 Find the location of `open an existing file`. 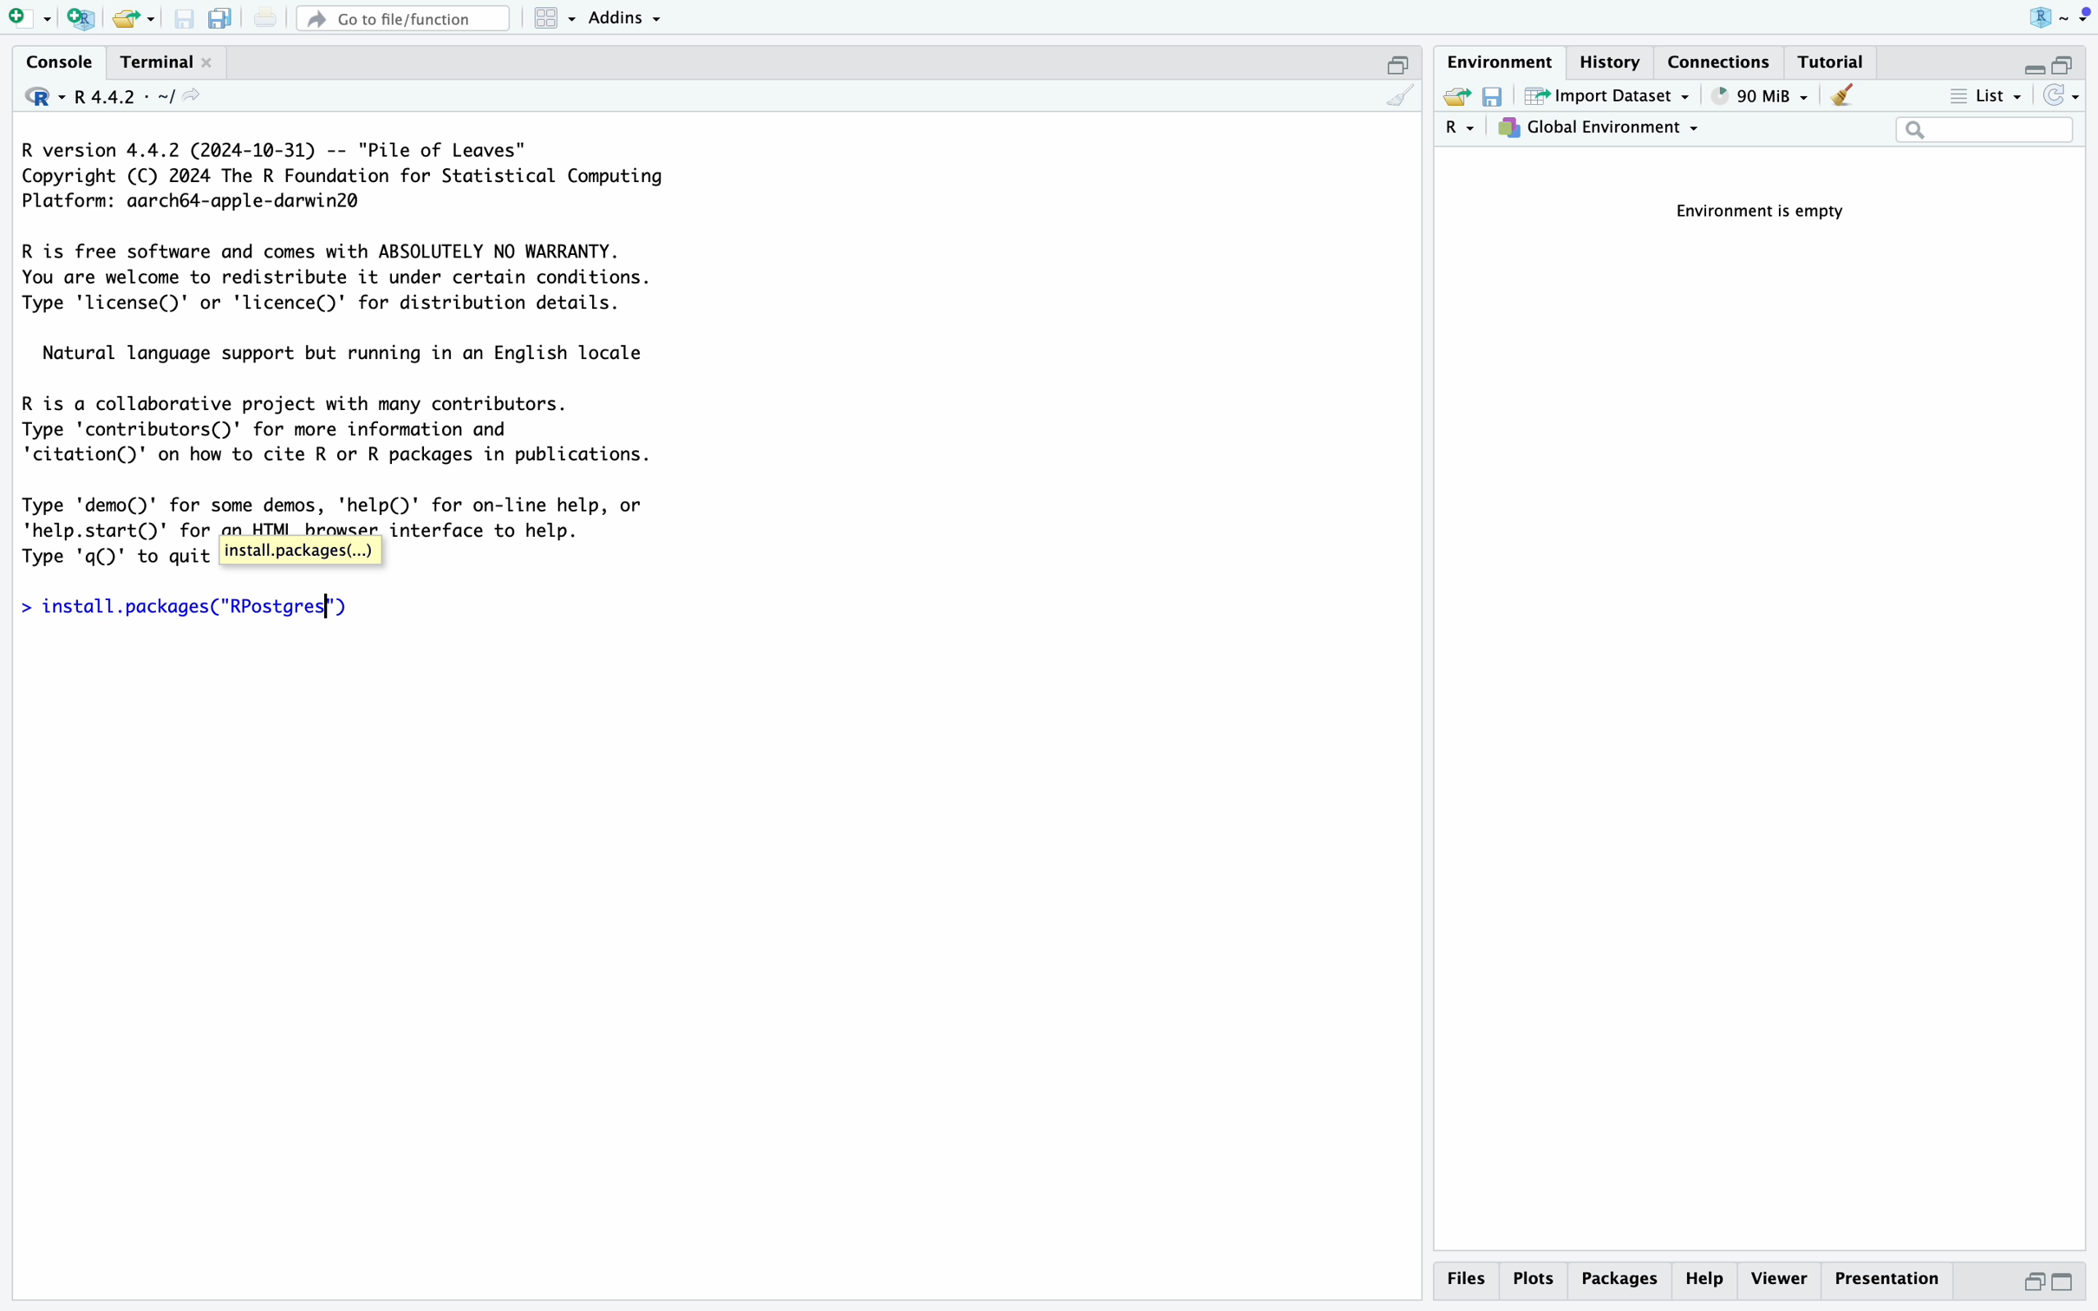

open an existing file is located at coordinates (134, 18).